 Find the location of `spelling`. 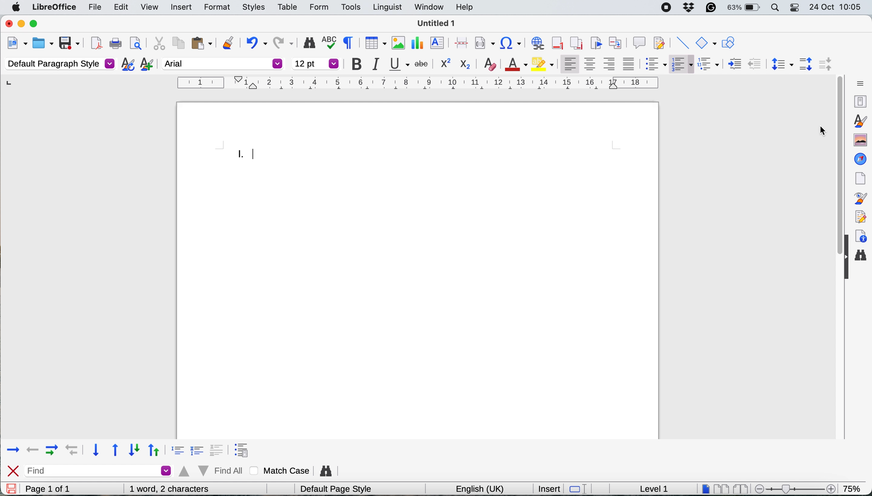

spelling is located at coordinates (331, 42).